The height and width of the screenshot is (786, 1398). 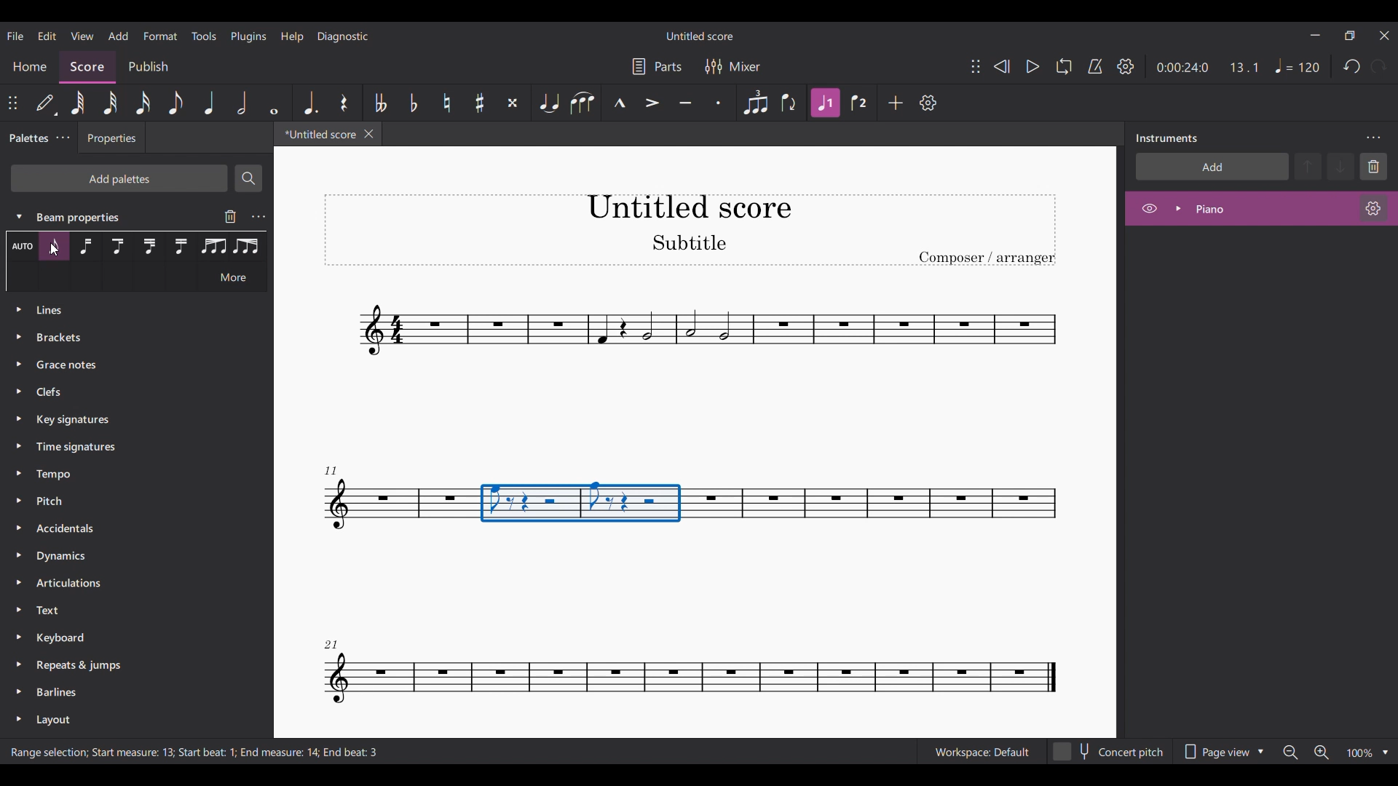 I want to click on Flip direction, so click(x=789, y=103).